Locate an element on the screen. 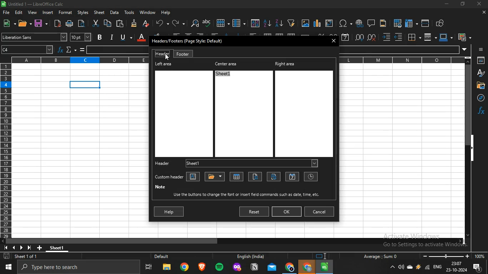 This screenshot has width=488, height=274. tools is located at coordinates (129, 12).